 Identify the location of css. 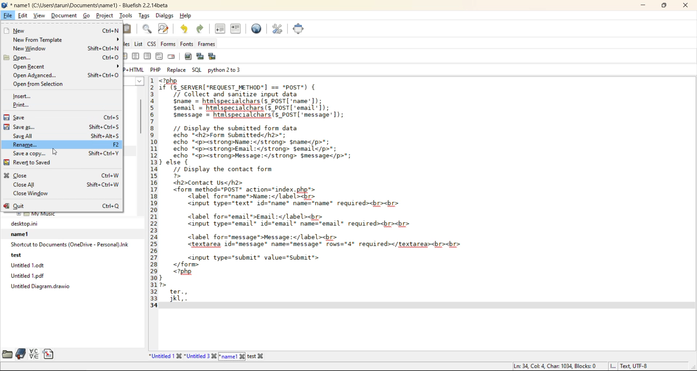
(152, 44).